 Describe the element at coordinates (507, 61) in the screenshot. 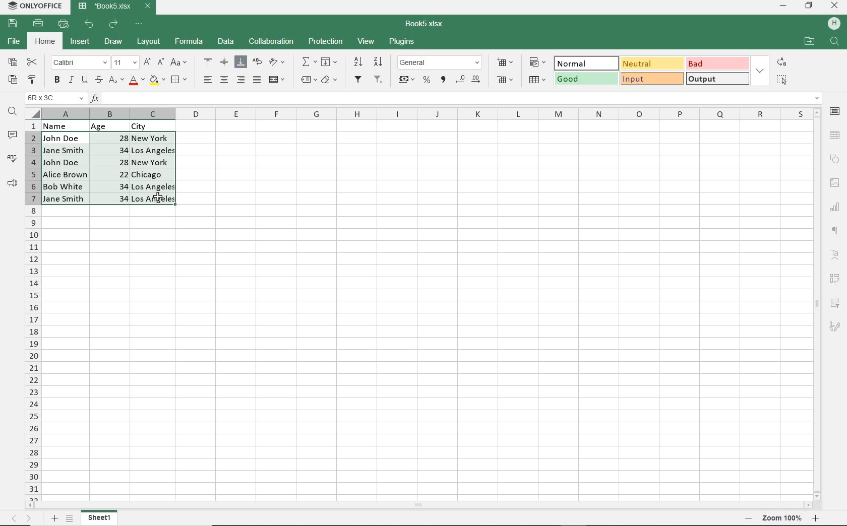

I see `INSERT CELLS` at that location.